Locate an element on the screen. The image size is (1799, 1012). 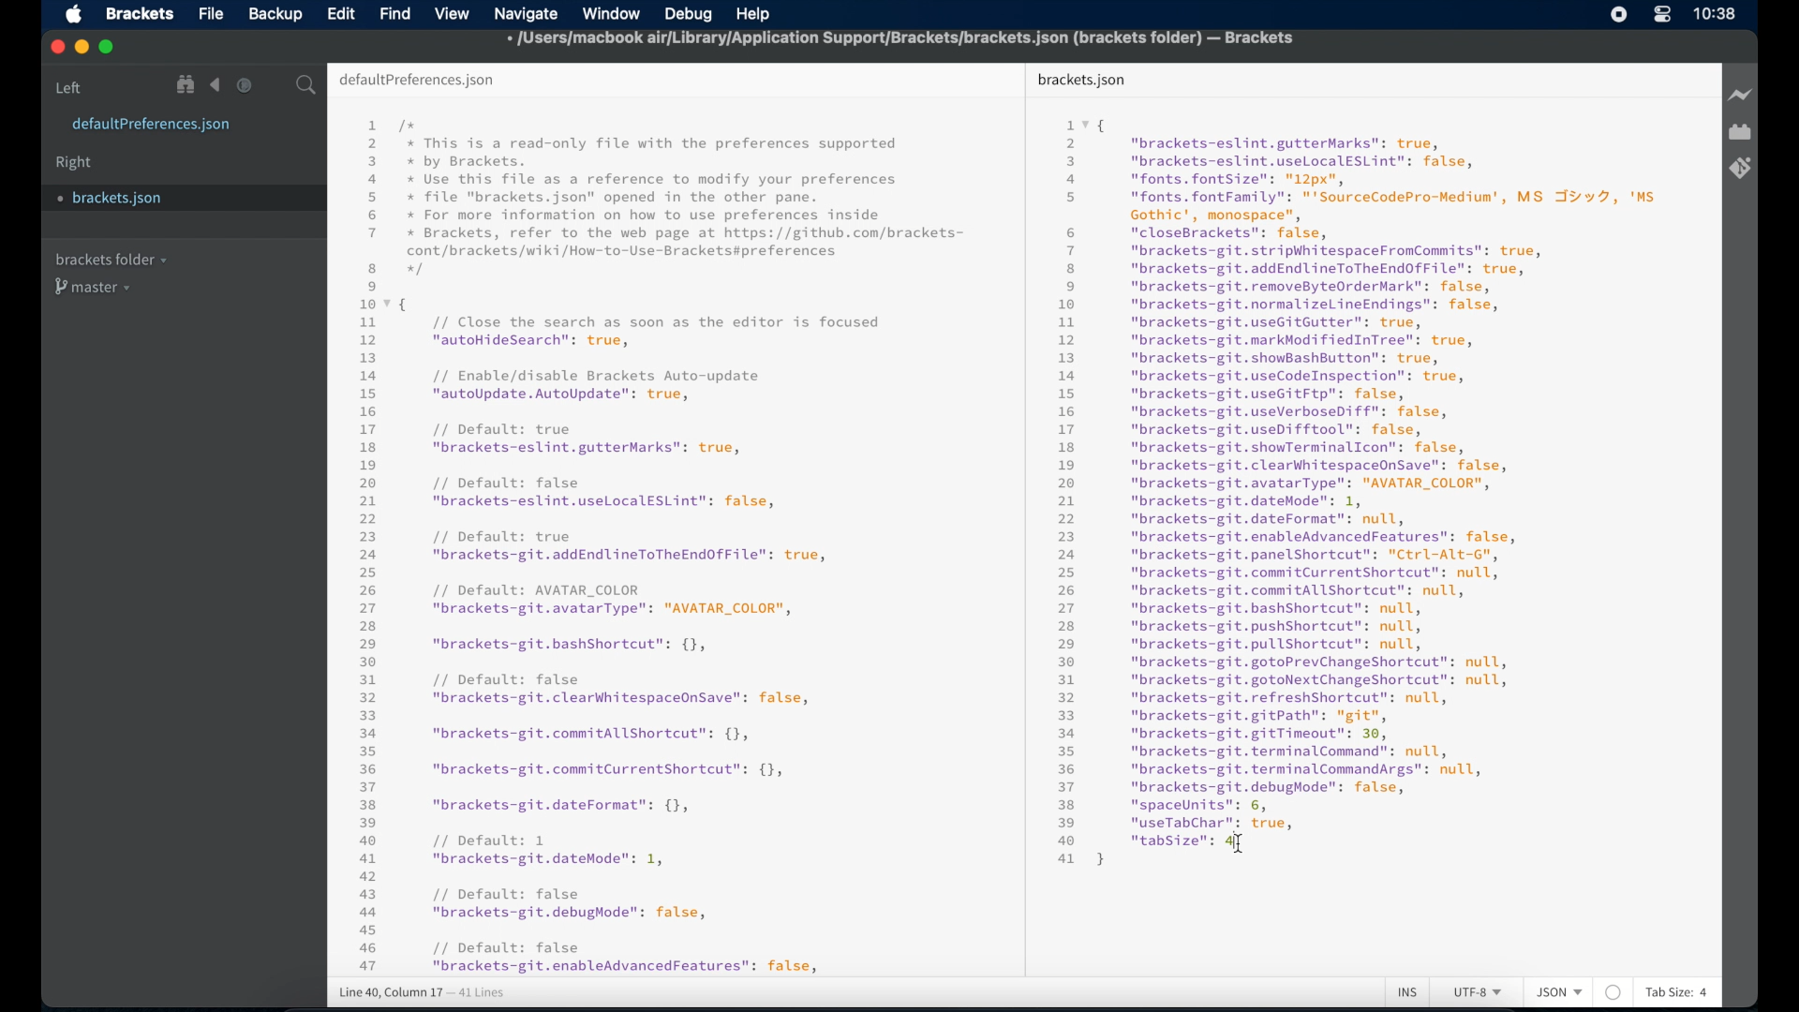
navigate forward is located at coordinates (245, 85).